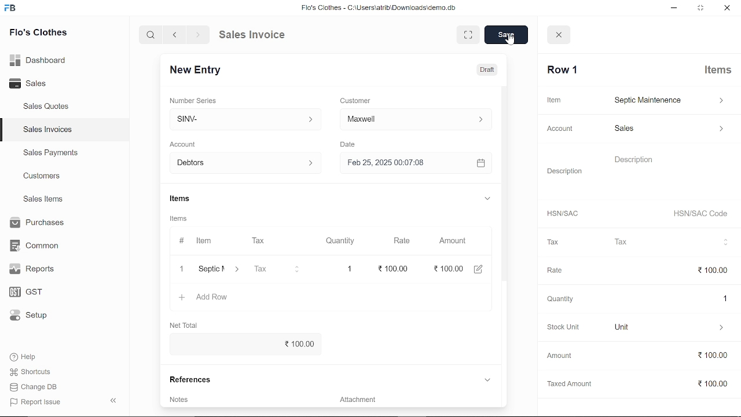 The width and height of the screenshot is (741, 417). I want to click on References., so click(196, 381).